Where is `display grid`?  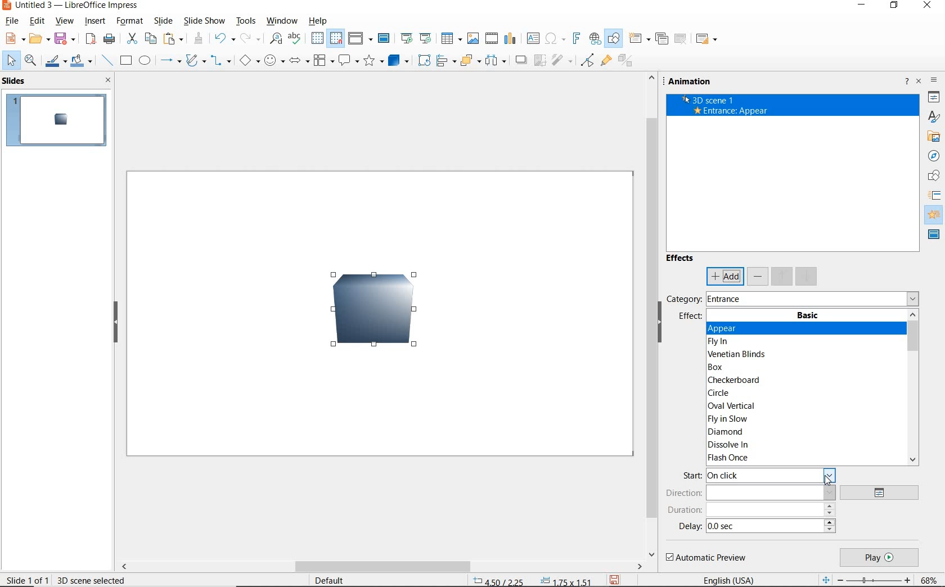 display grid is located at coordinates (317, 38).